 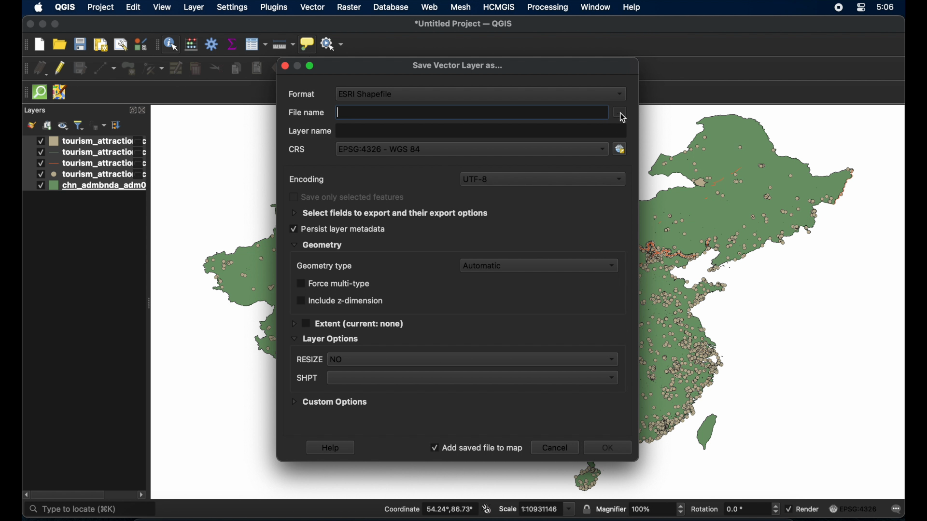 I want to click on format, so click(x=303, y=95).